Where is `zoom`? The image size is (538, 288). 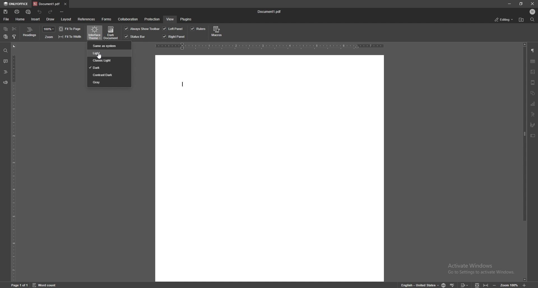
zoom is located at coordinates (49, 29).